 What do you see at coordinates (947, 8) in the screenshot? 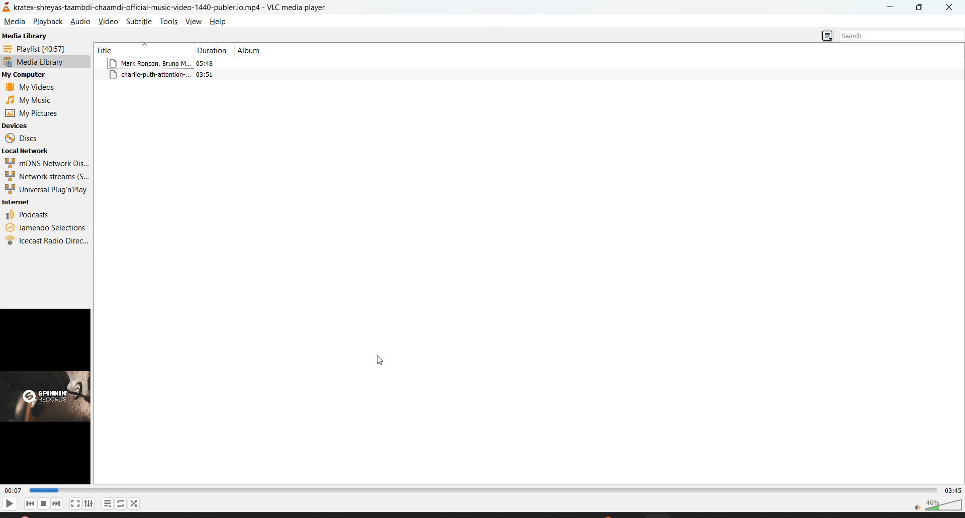
I see `close` at bounding box center [947, 8].